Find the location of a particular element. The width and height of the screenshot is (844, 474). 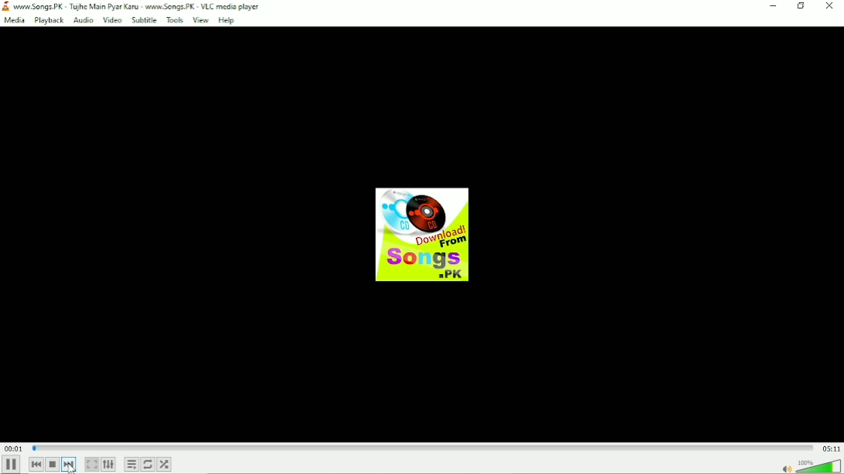

Audio track is located at coordinates (422, 234).